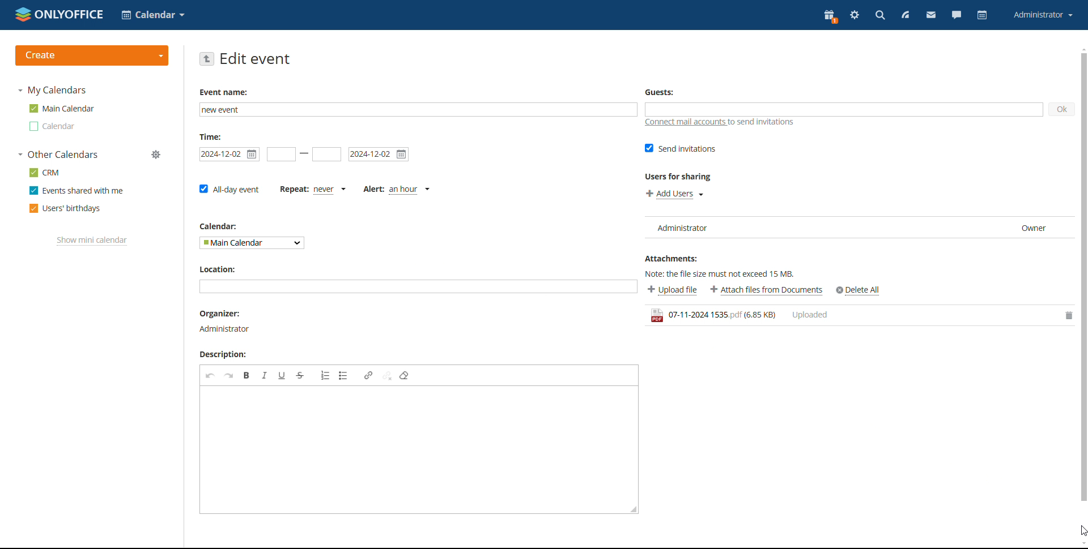 The height and width of the screenshot is (549, 1088). I want to click on add users, so click(673, 195).